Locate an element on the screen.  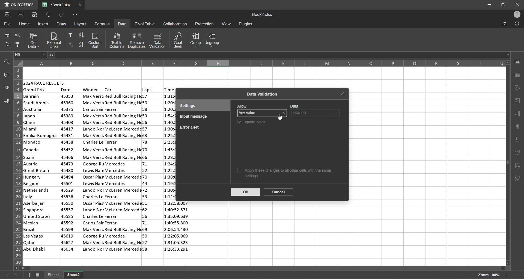
scrollbar is located at coordinates (508, 163).